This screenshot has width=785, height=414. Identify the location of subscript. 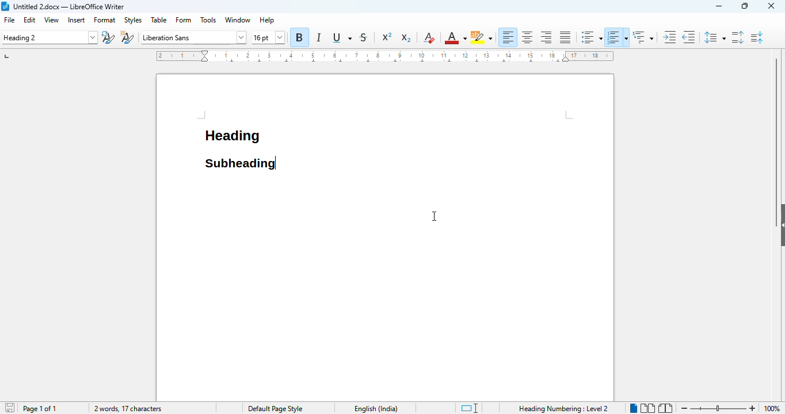
(407, 39).